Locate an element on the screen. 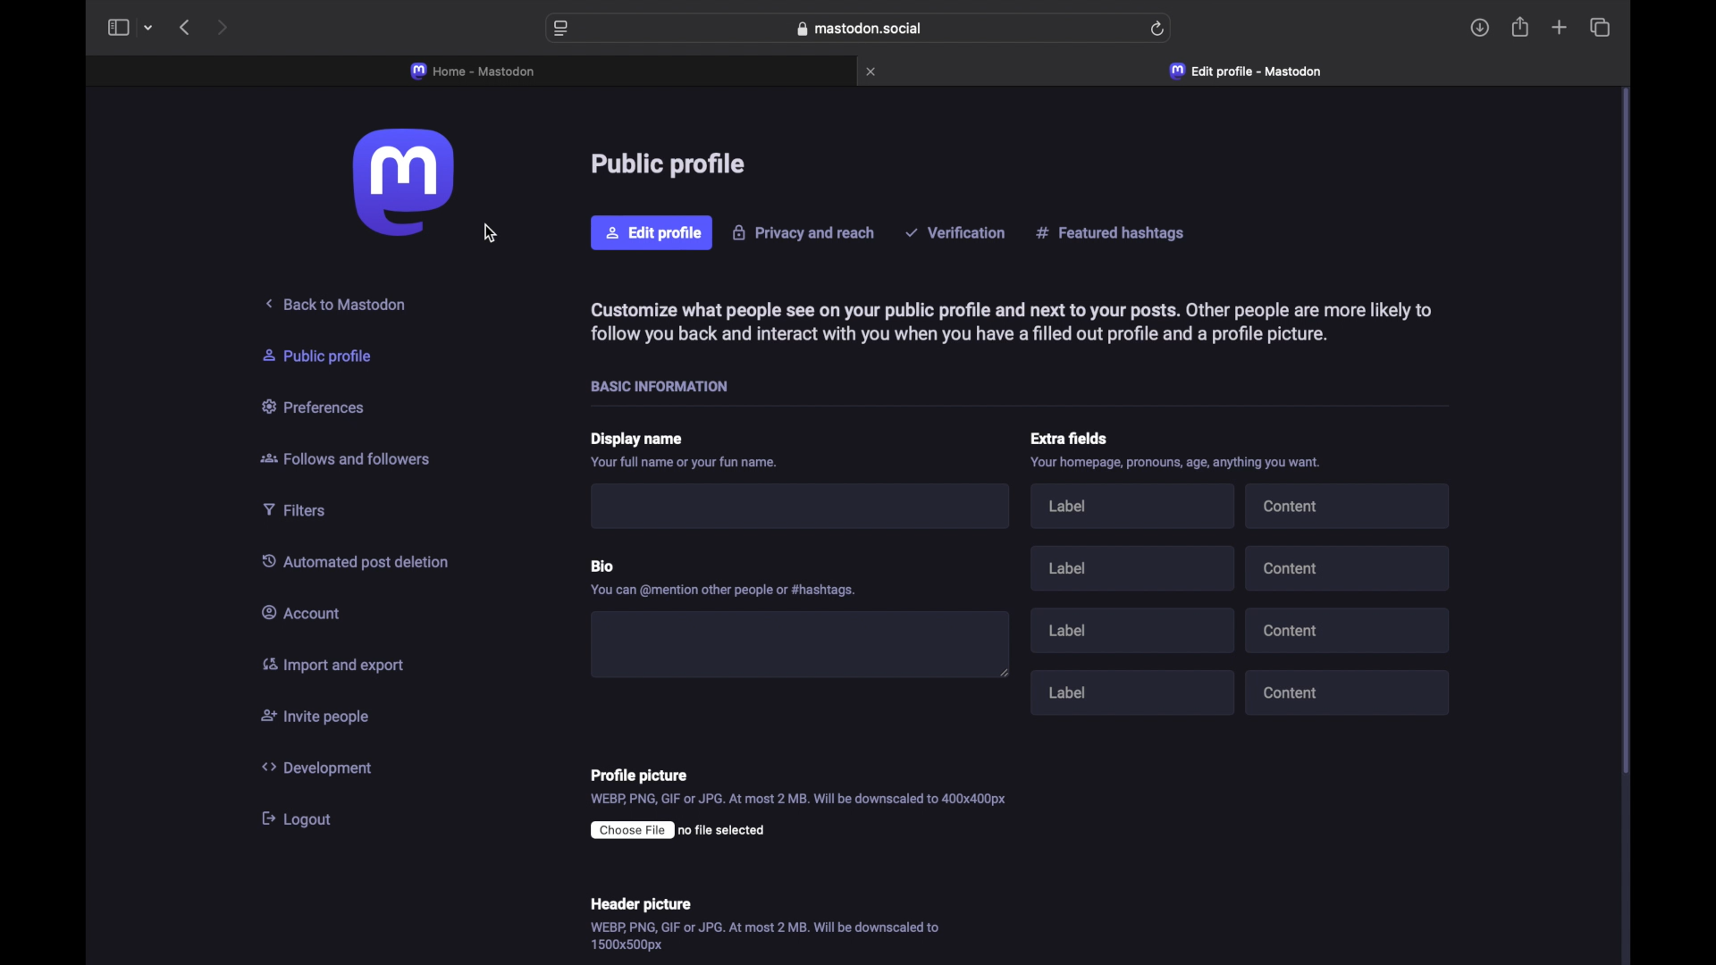 The height and width of the screenshot is (965, 1716). share is located at coordinates (1521, 27).